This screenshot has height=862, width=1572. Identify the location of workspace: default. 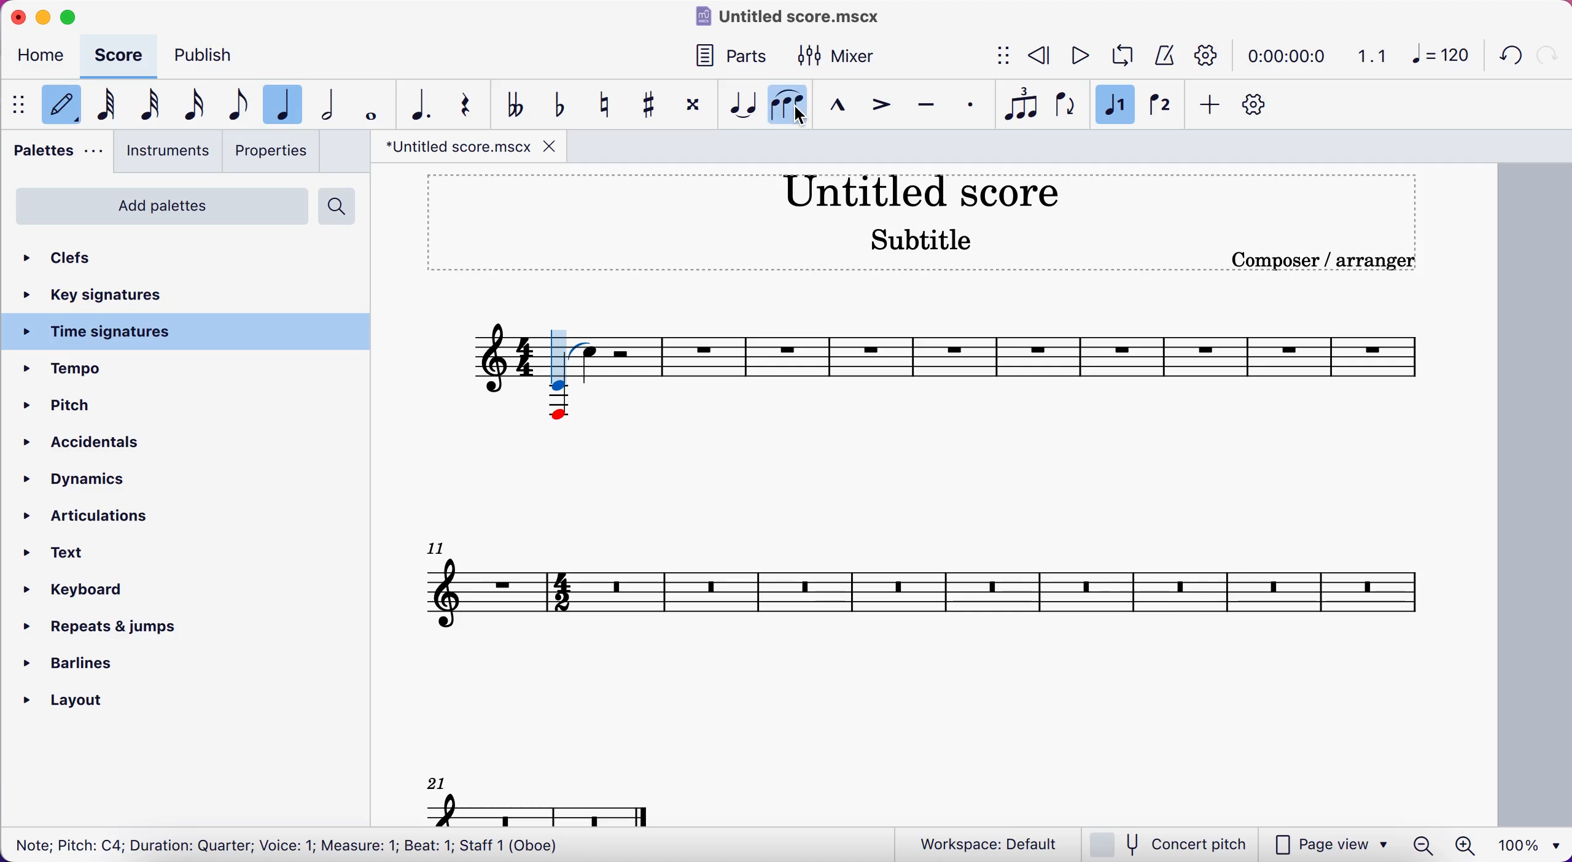
(989, 844).